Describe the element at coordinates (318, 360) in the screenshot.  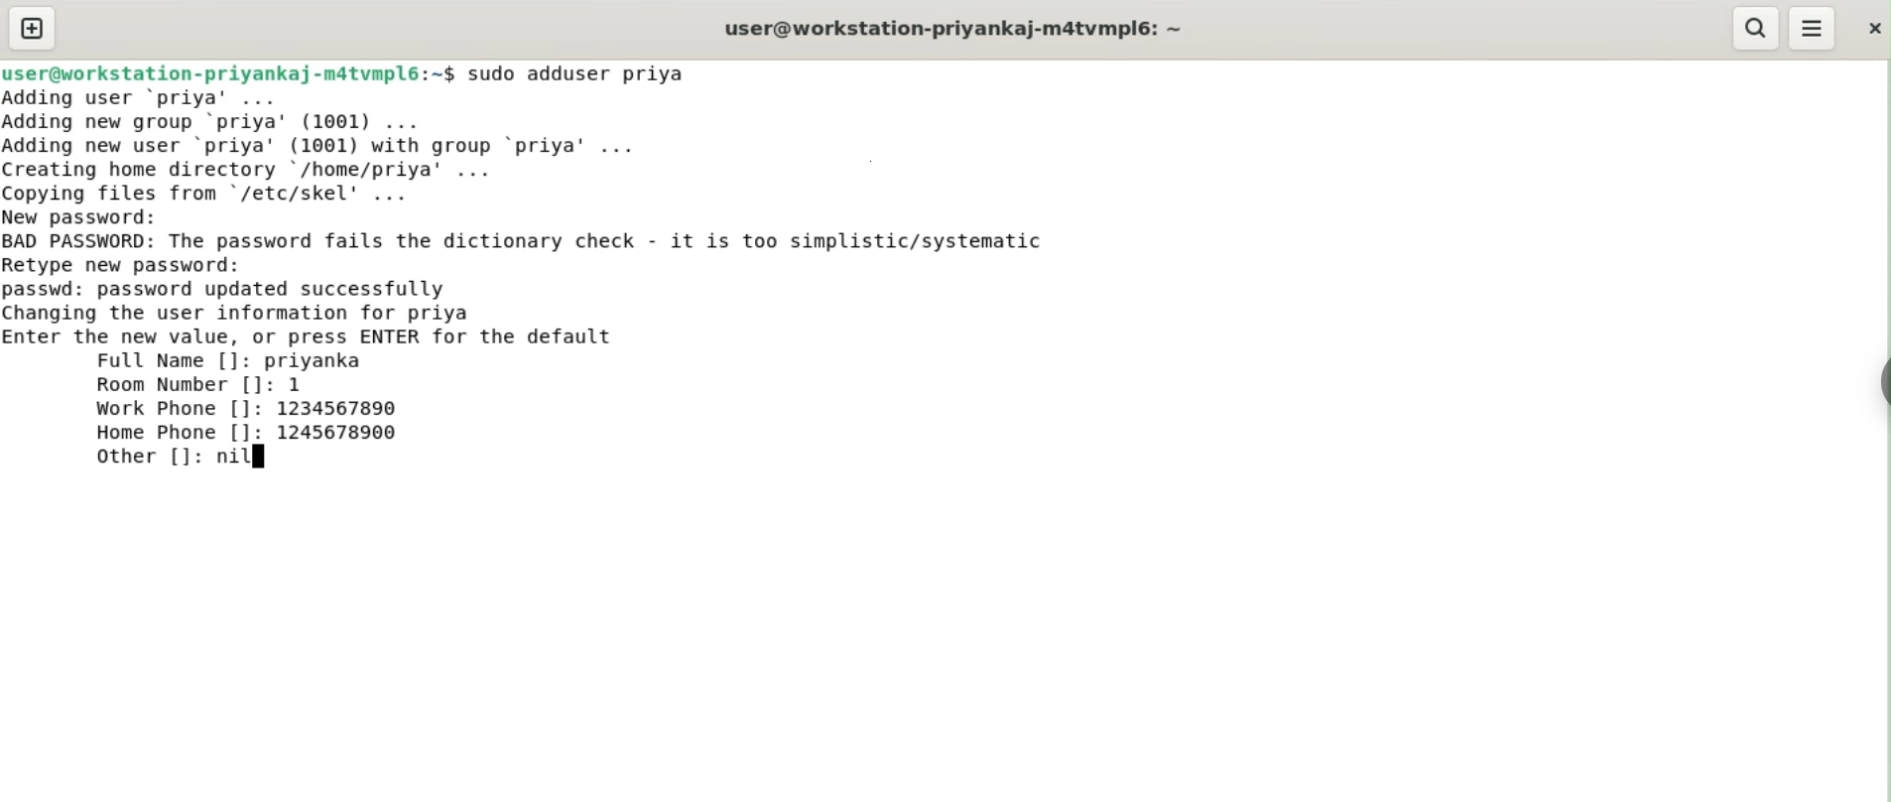
I see `priyanka` at that location.